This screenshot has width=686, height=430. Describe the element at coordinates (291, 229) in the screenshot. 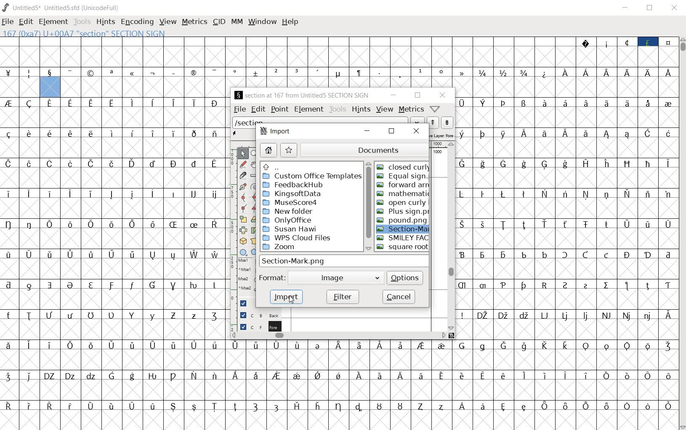

I see `Susan Hawi` at that location.